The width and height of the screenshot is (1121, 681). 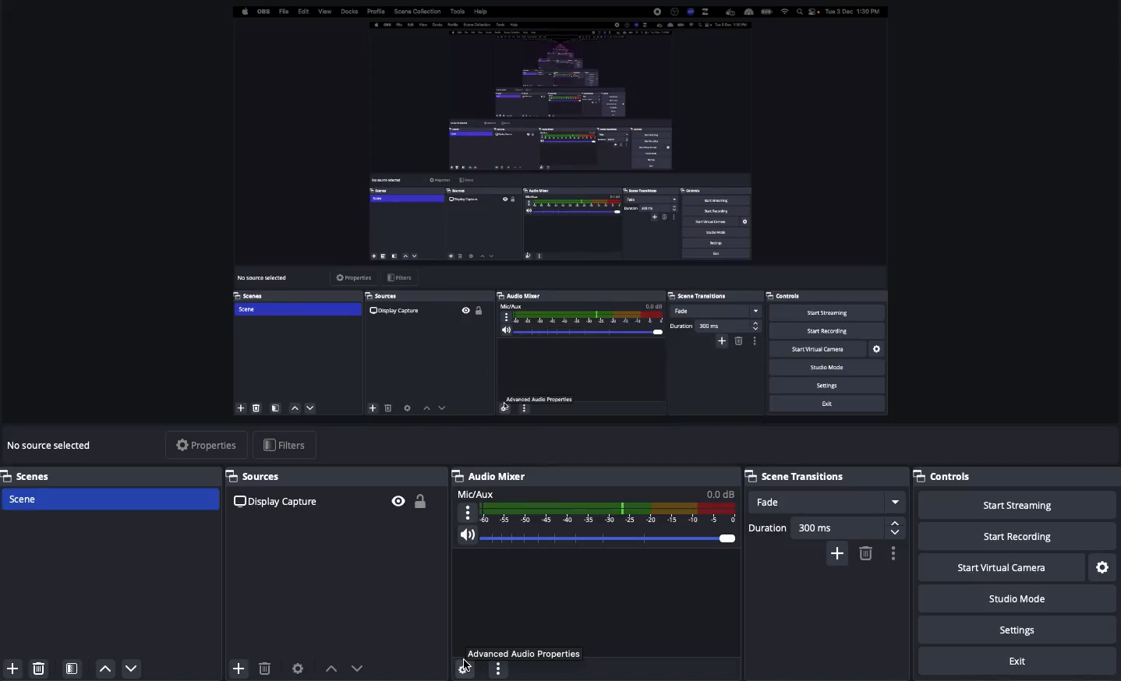 What do you see at coordinates (489, 477) in the screenshot?
I see `Audio mixer` at bounding box center [489, 477].